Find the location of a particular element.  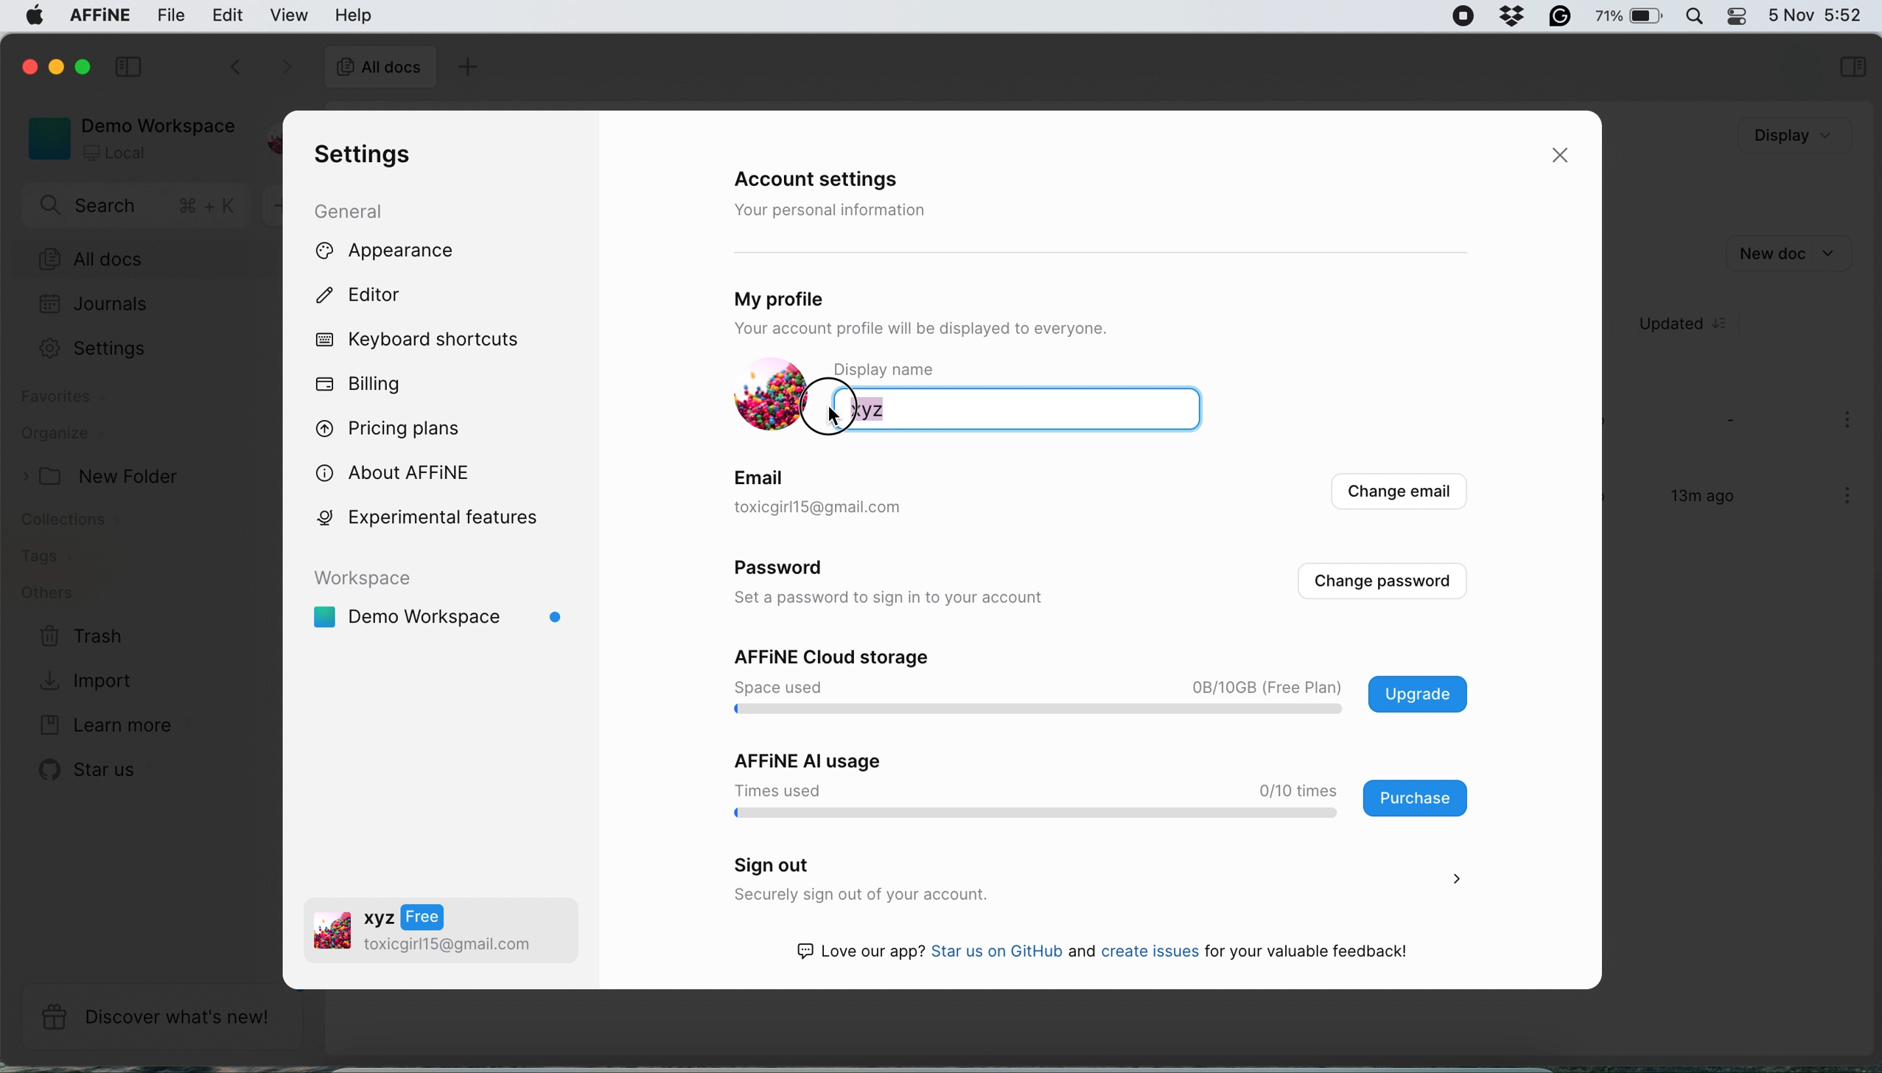

set a password to sign in to your account is located at coordinates (899, 599).